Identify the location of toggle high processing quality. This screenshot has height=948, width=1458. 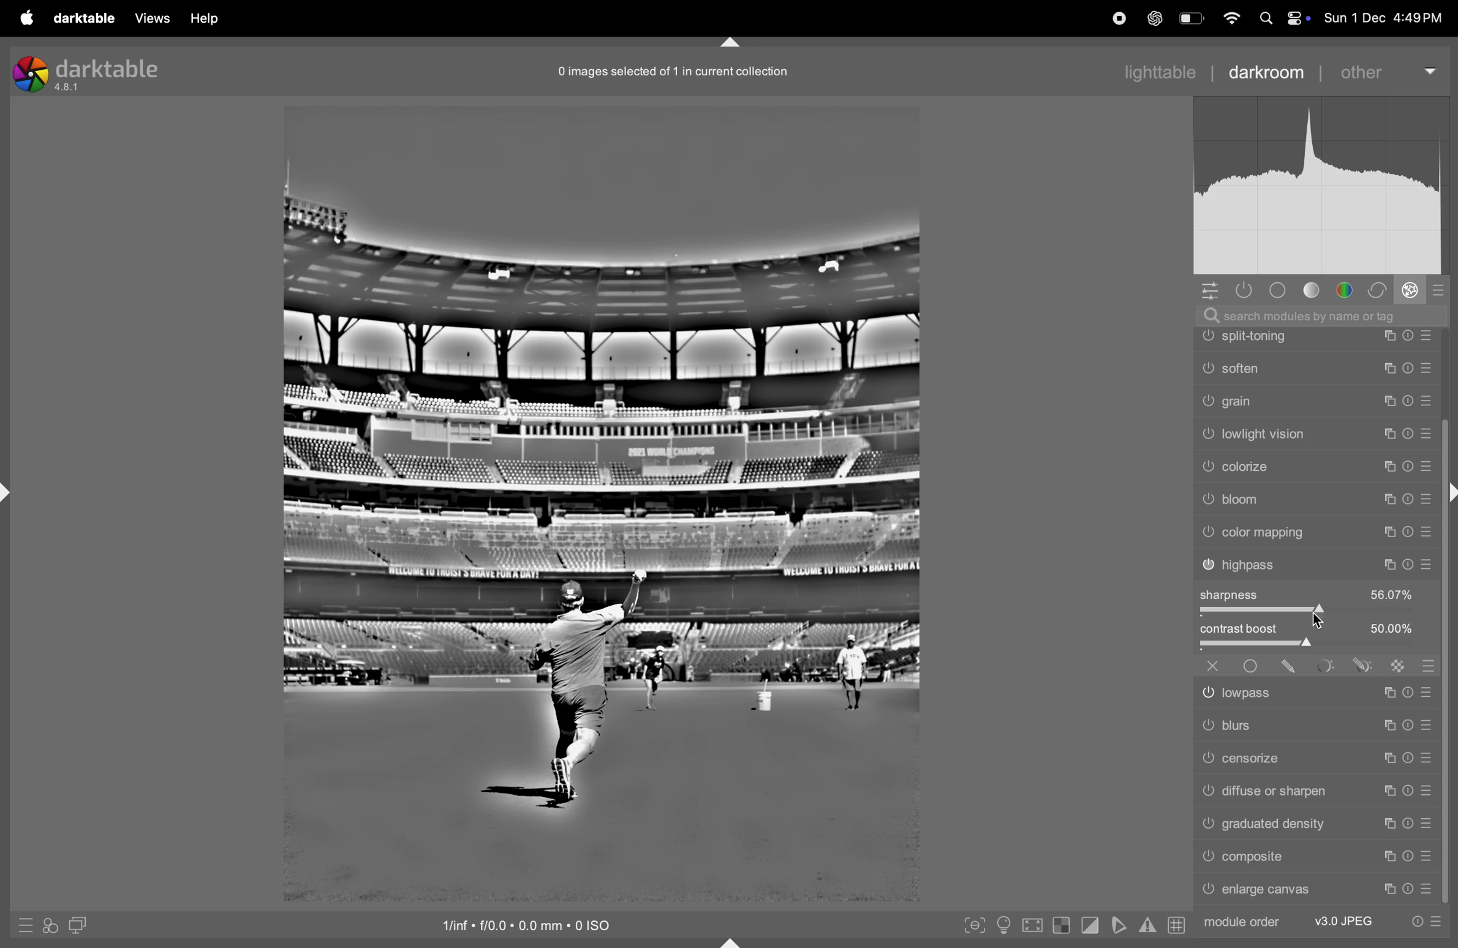
(1032, 925).